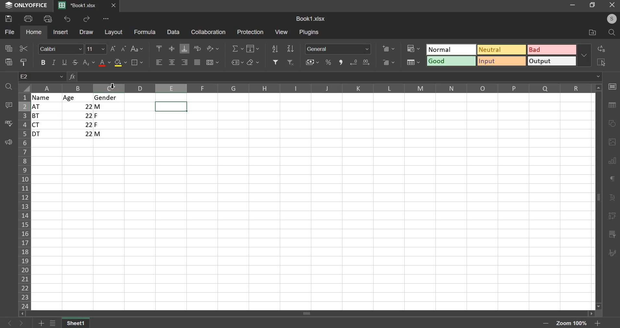 The height and width of the screenshot is (328, 620). I want to click on name, so click(47, 97).